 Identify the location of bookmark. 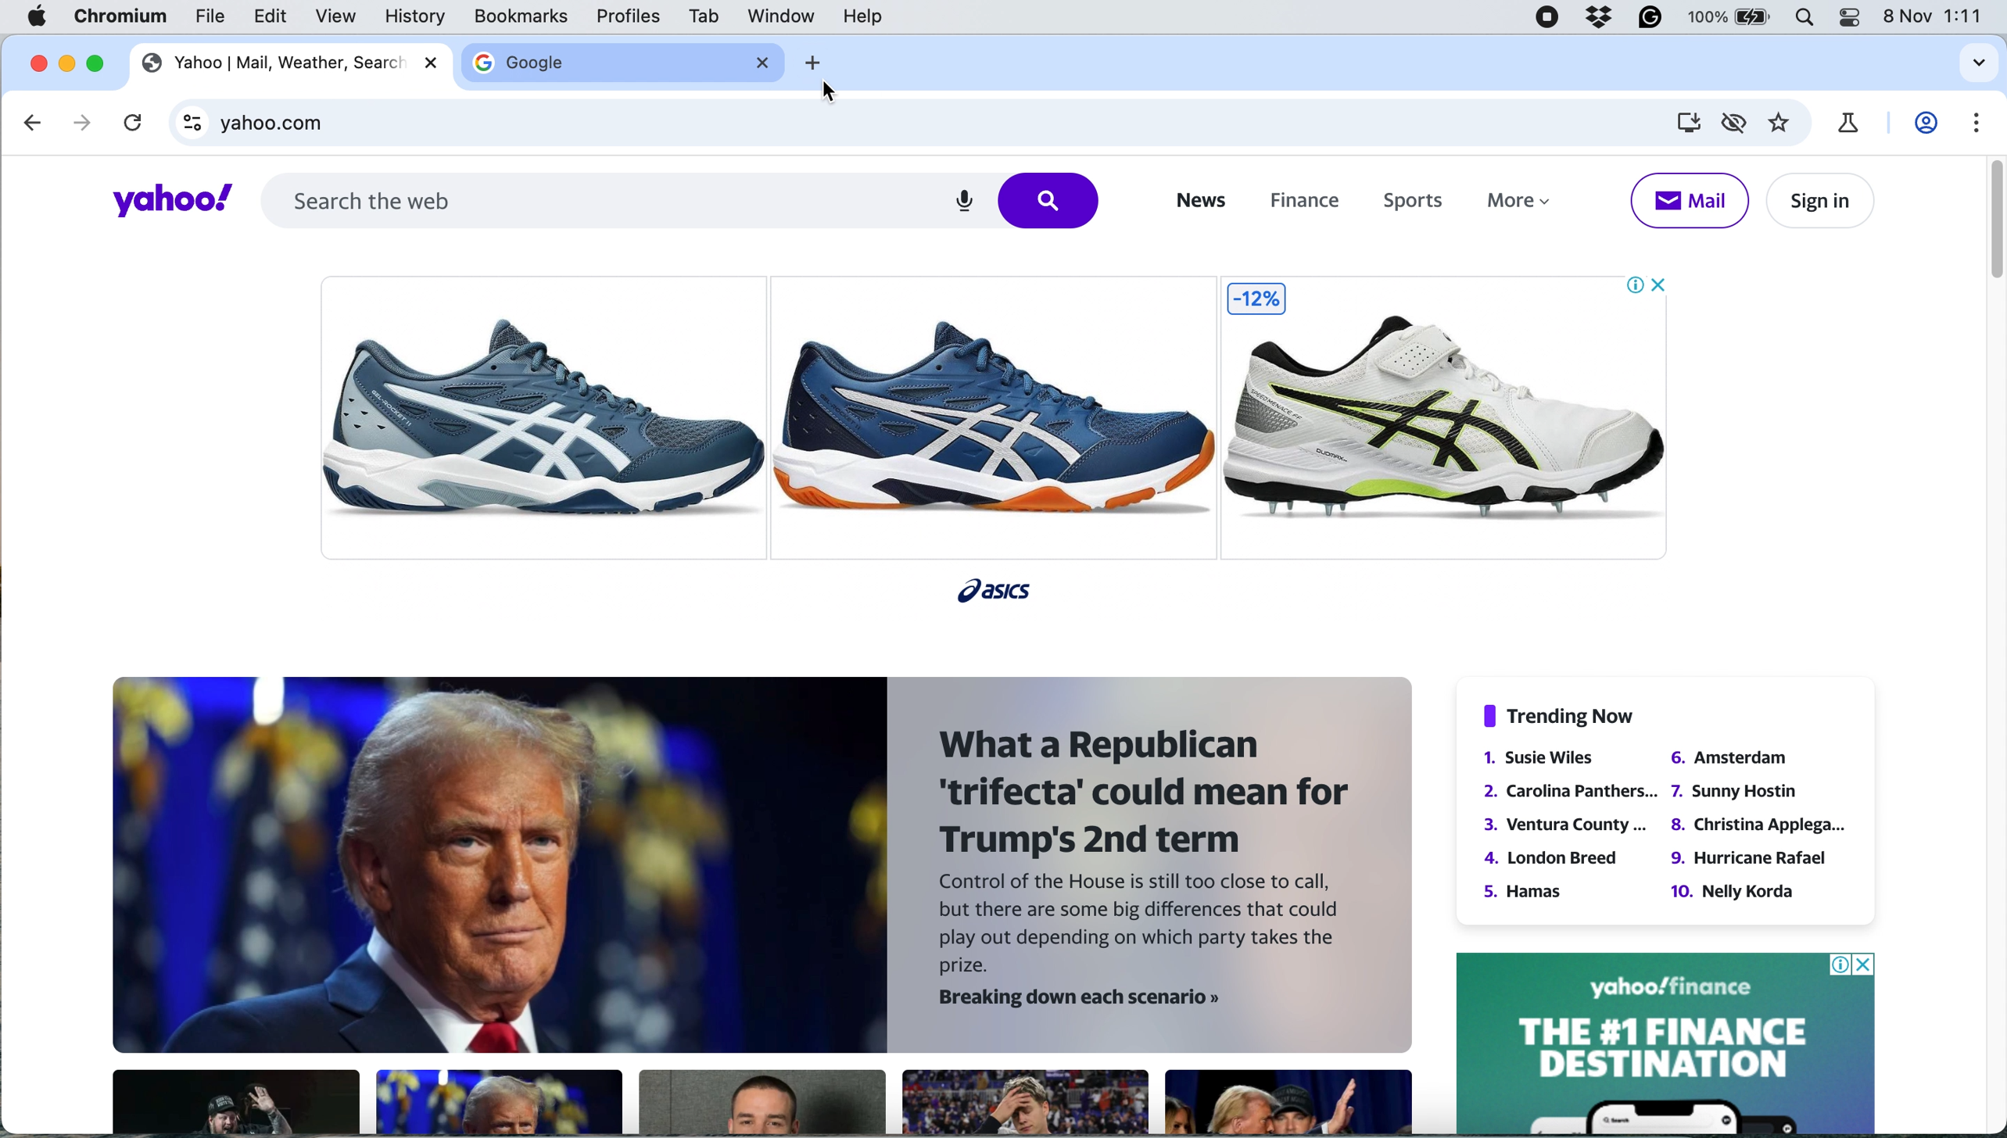
(1781, 123).